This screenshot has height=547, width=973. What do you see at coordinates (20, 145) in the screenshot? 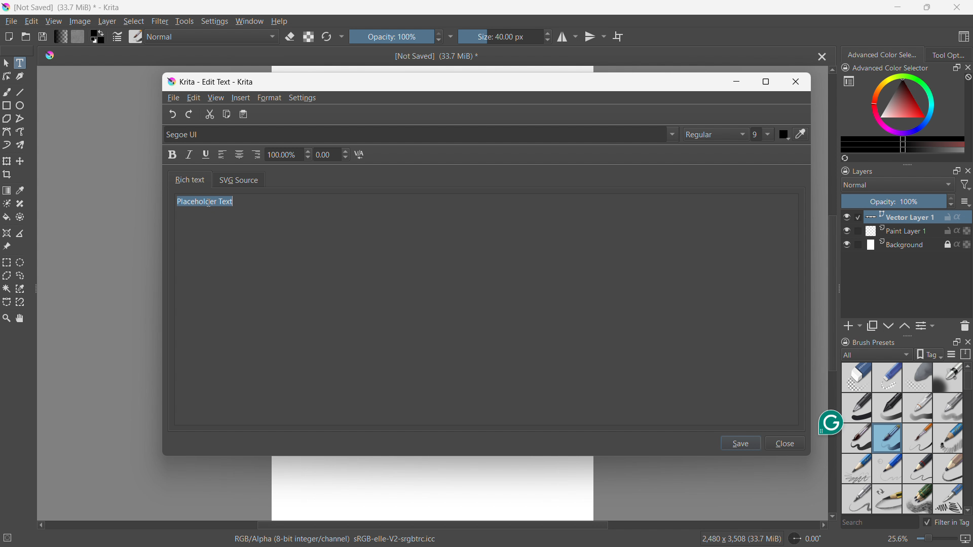
I see `multibrush tool` at bounding box center [20, 145].